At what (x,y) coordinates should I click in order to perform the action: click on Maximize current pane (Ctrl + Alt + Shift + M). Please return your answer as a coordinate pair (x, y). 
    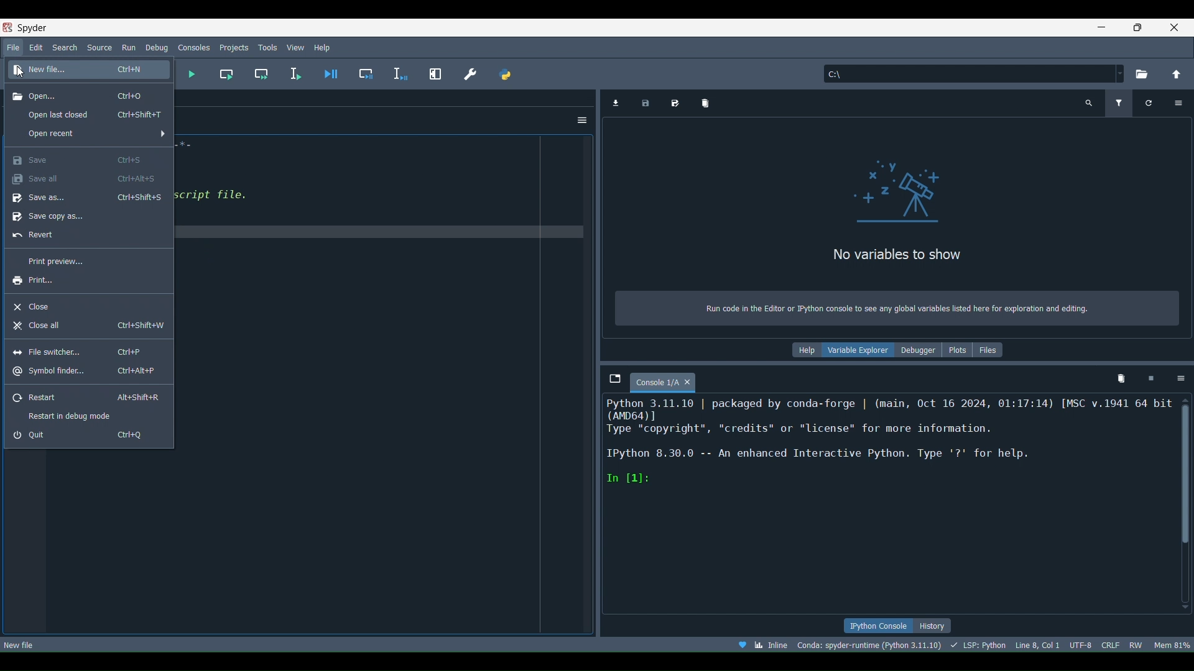
    Looking at the image, I should click on (434, 74).